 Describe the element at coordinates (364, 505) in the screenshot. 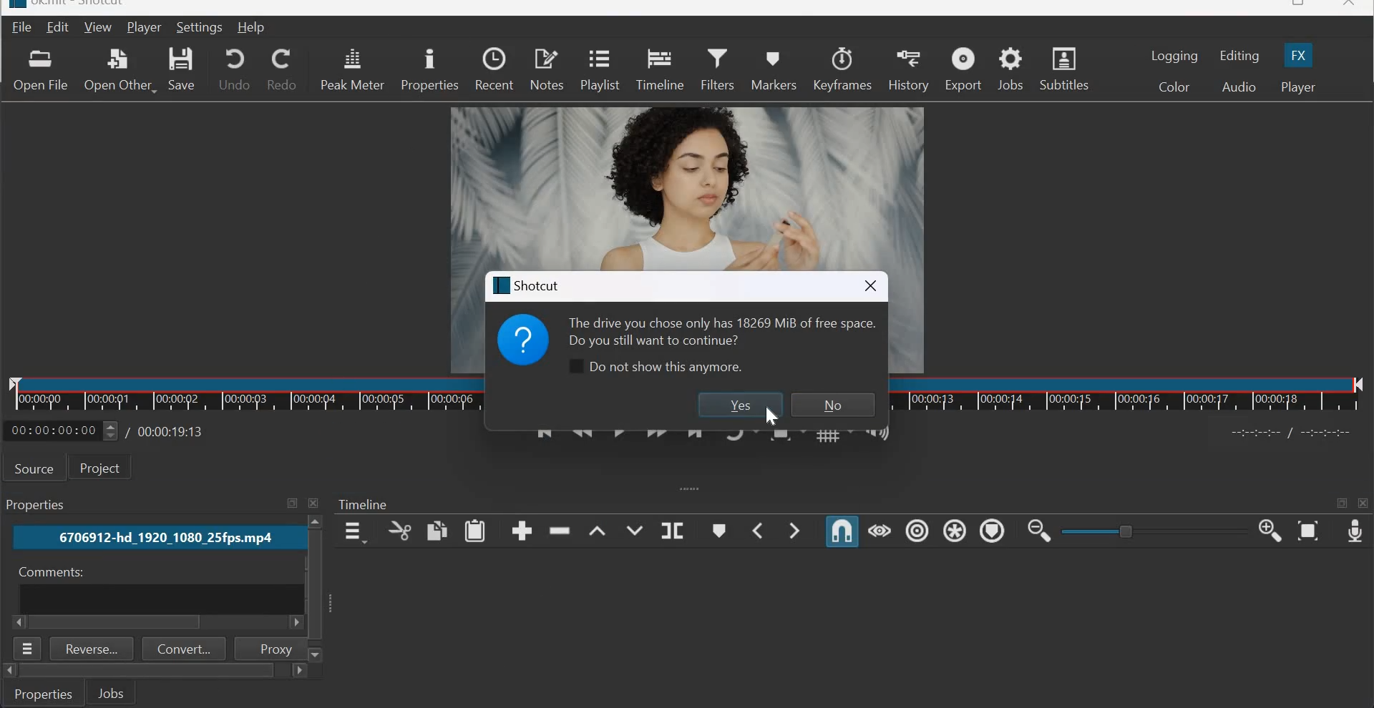

I see `Timeline` at that location.